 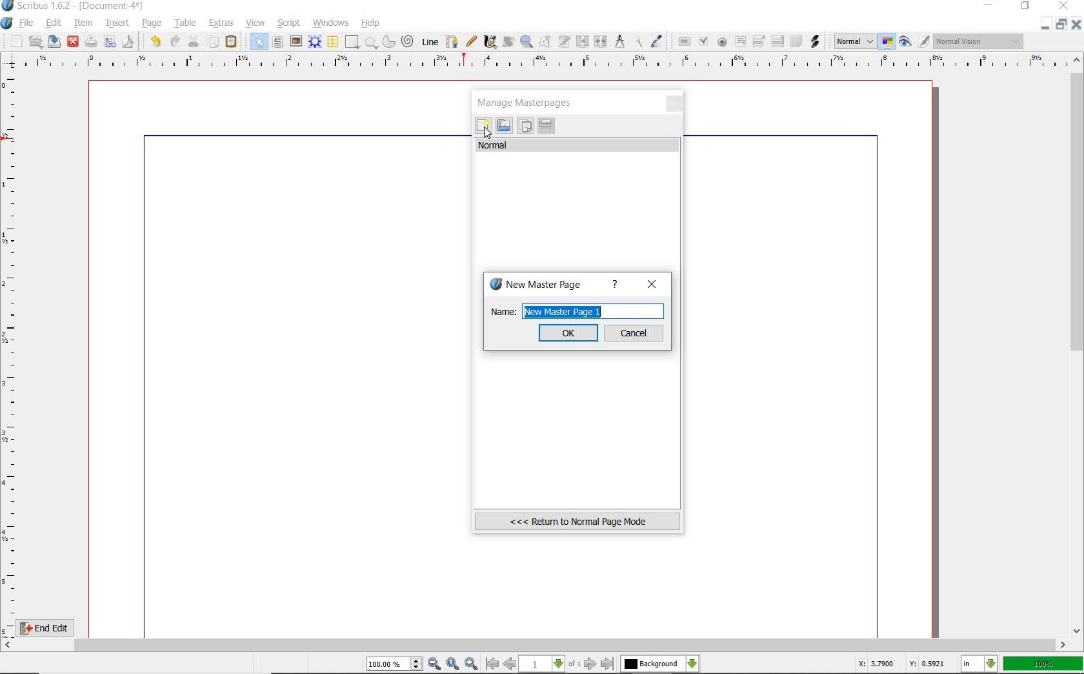 I want to click on redo, so click(x=174, y=41).